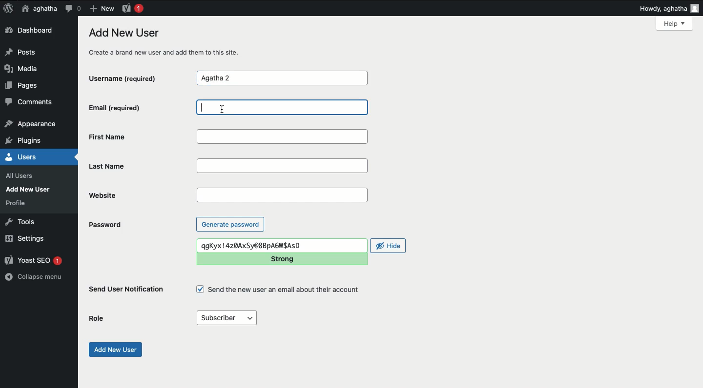 The width and height of the screenshot is (703, 388). Describe the element at coordinates (674, 23) in the screenshot. I see `Help` at that location.